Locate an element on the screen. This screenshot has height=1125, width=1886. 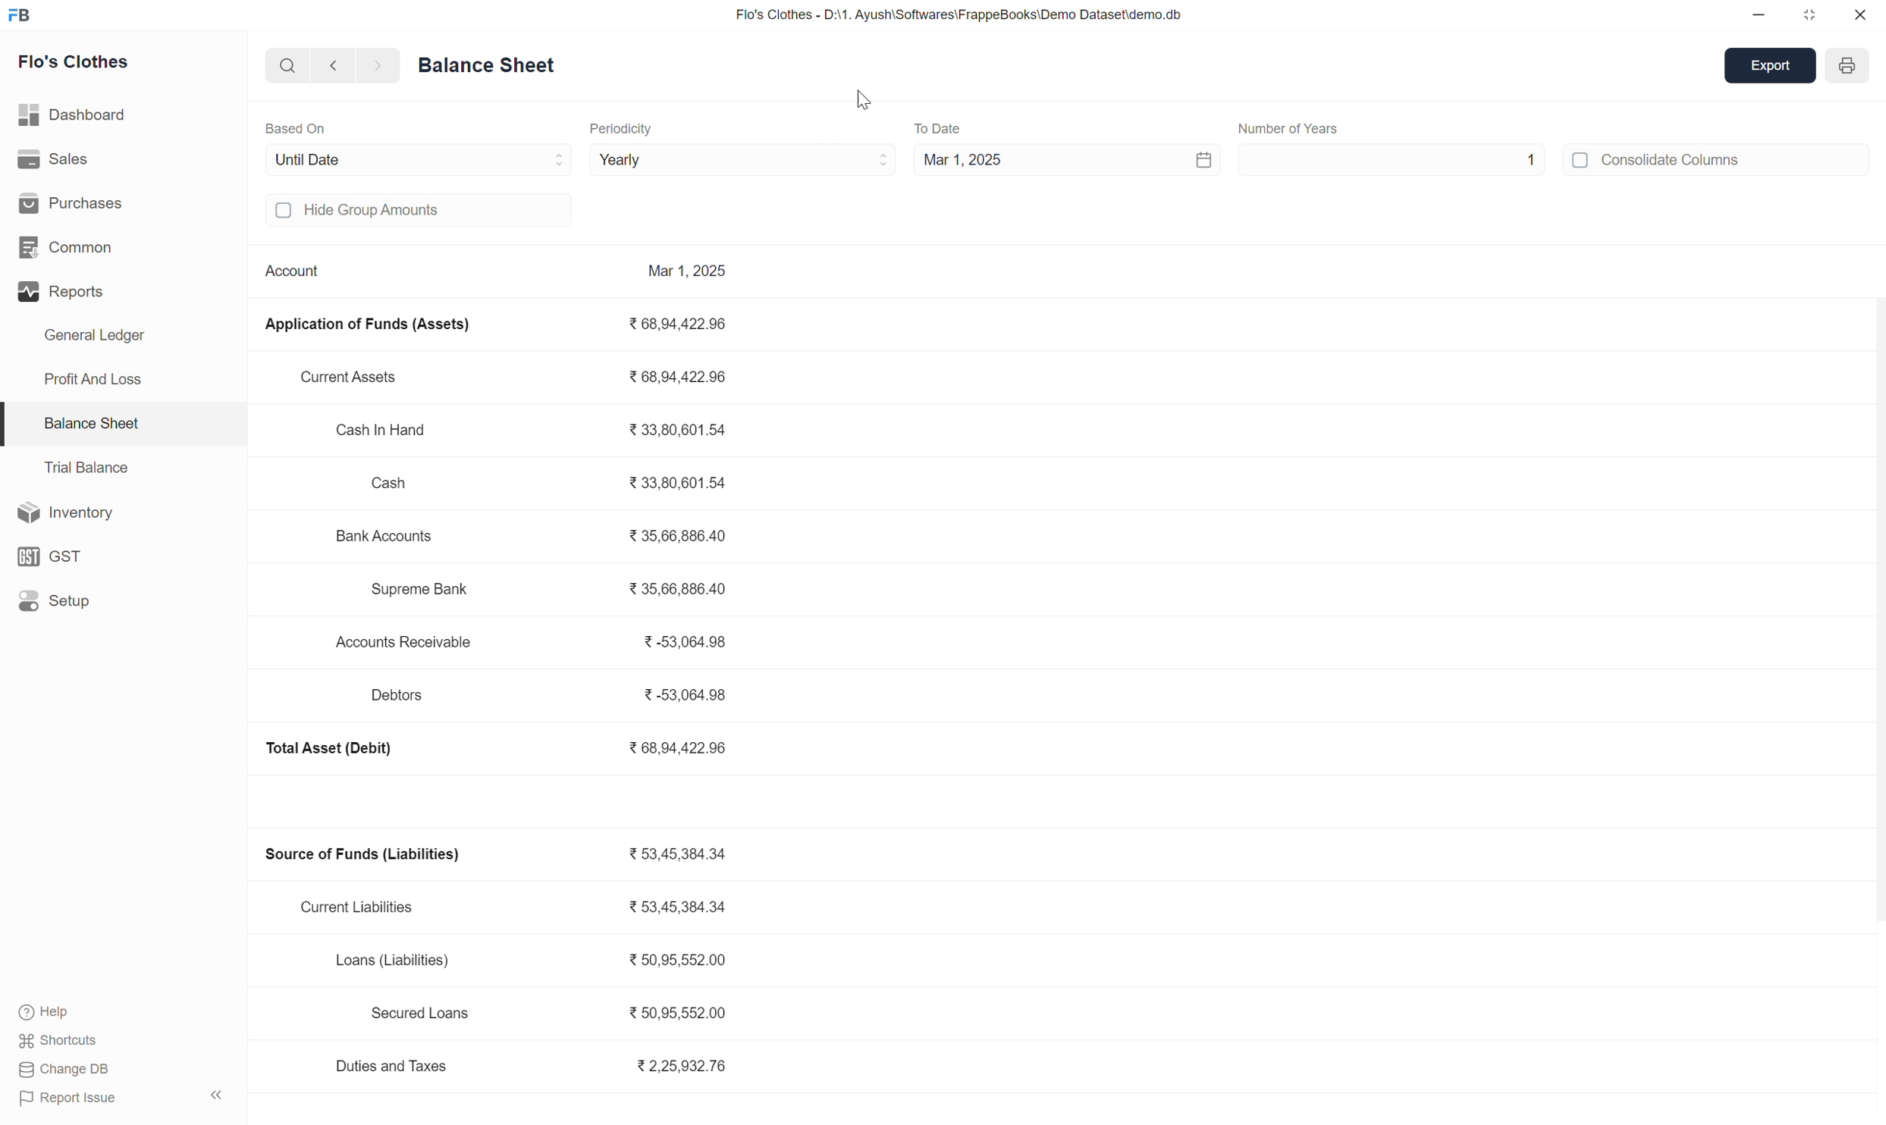
year is located at coordinates (1851, 67).